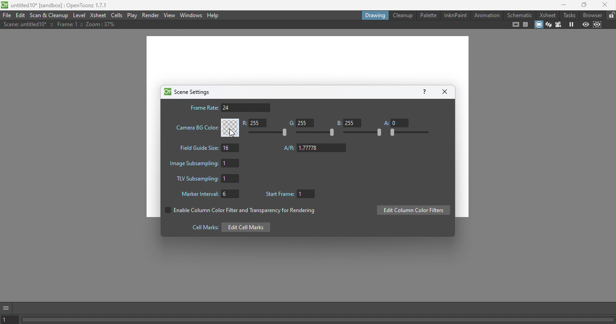 The width and height of the screenshot is (616, 324). Describe the element at coordinates (515, 25) in the screenshot. I see `Safe area` at that location.